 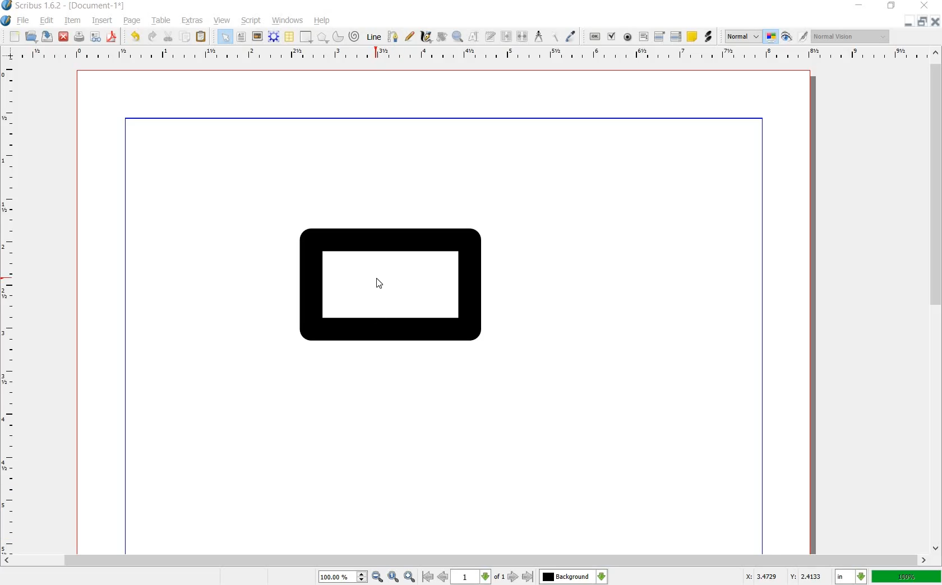 I want to click on text annotation, so click(x=692, y=37).